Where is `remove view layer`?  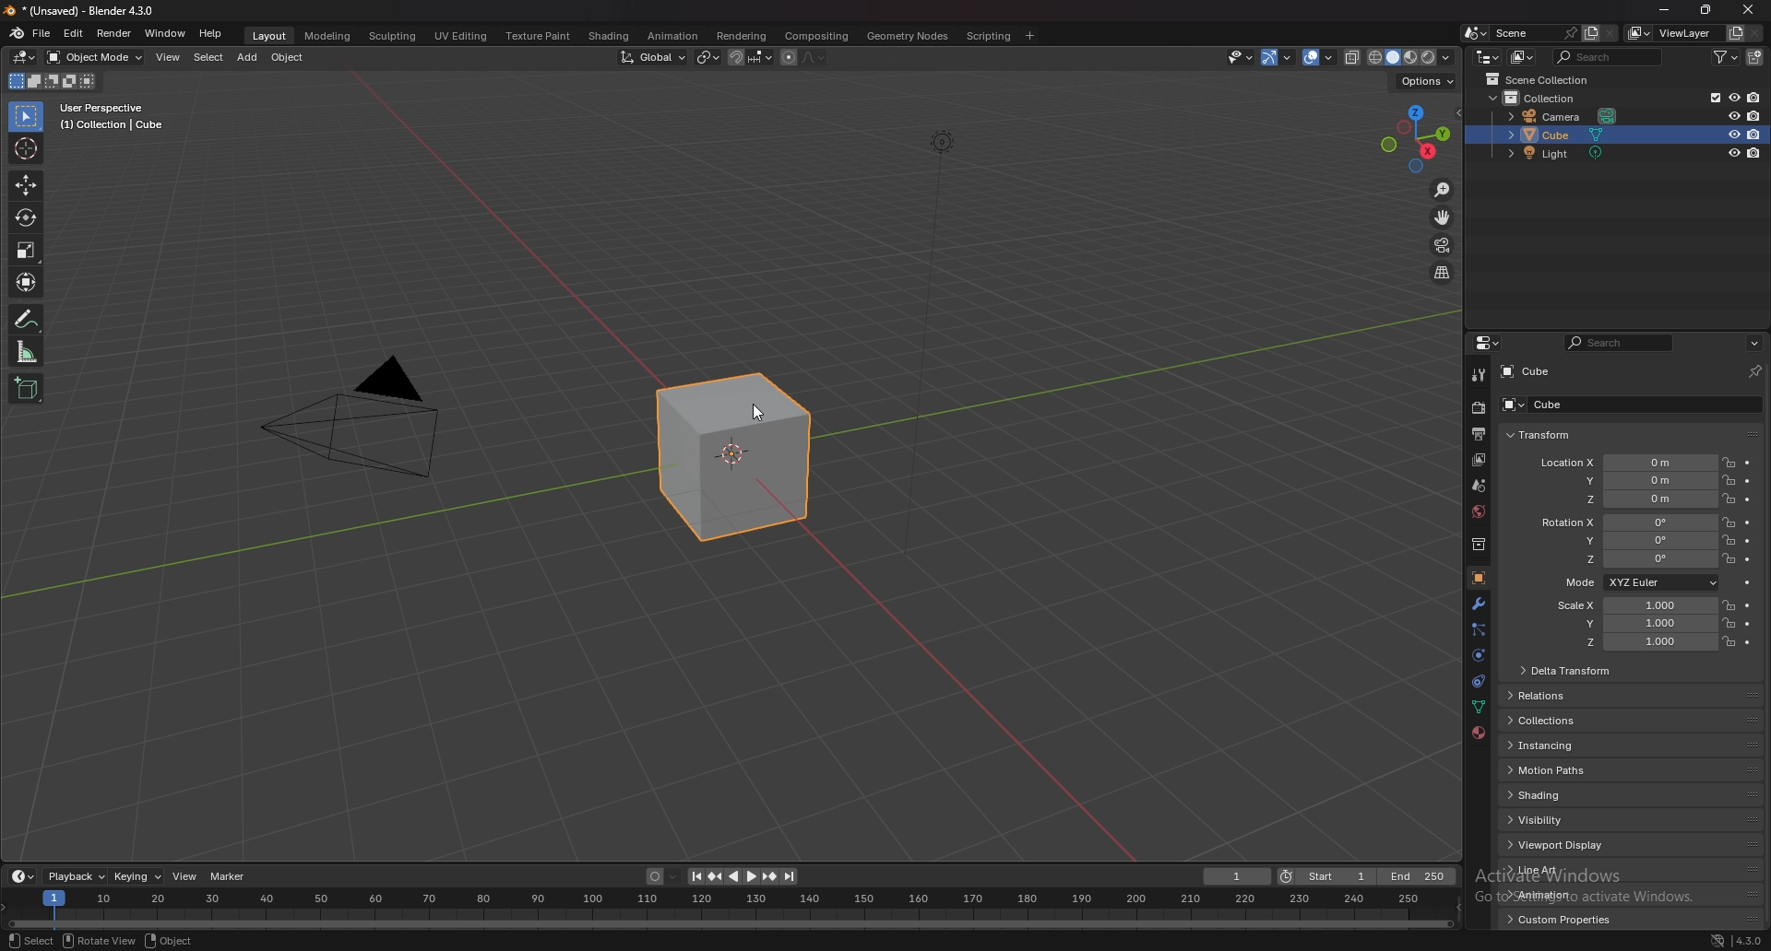
remove view layer is located at coordinates (1756, 34).